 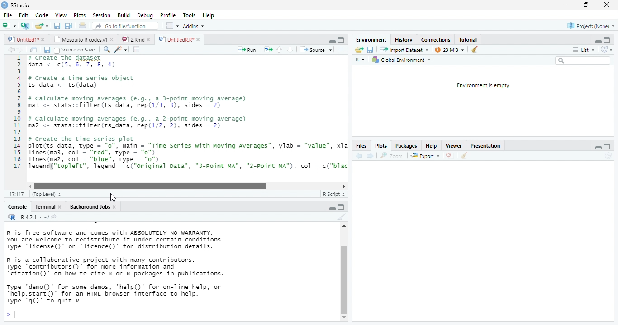 What do you see at coordinates (150, 40) in the screenshot?
I see `close` at bounding box center [150, 40].